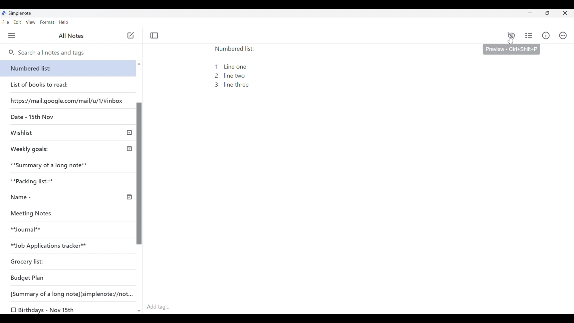  What do you see at coordinates (37, 118) in the screenshot?
I see `Date - 15th Nov` at bounding box center [37, 118].